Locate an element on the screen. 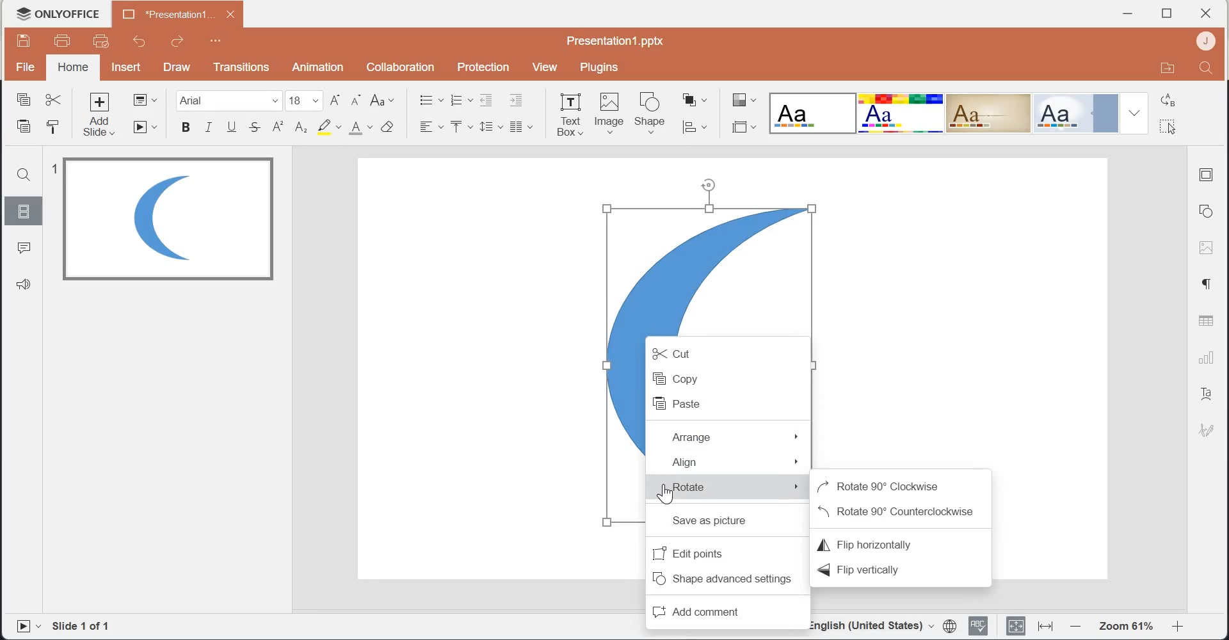  Collaboration is located at coordinates (401, 67).